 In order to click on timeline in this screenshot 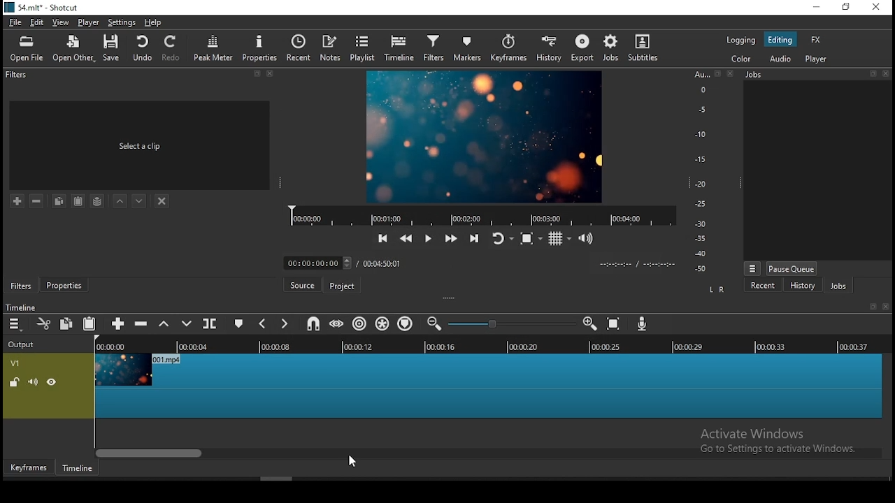, I will do `click(78, 468)`.